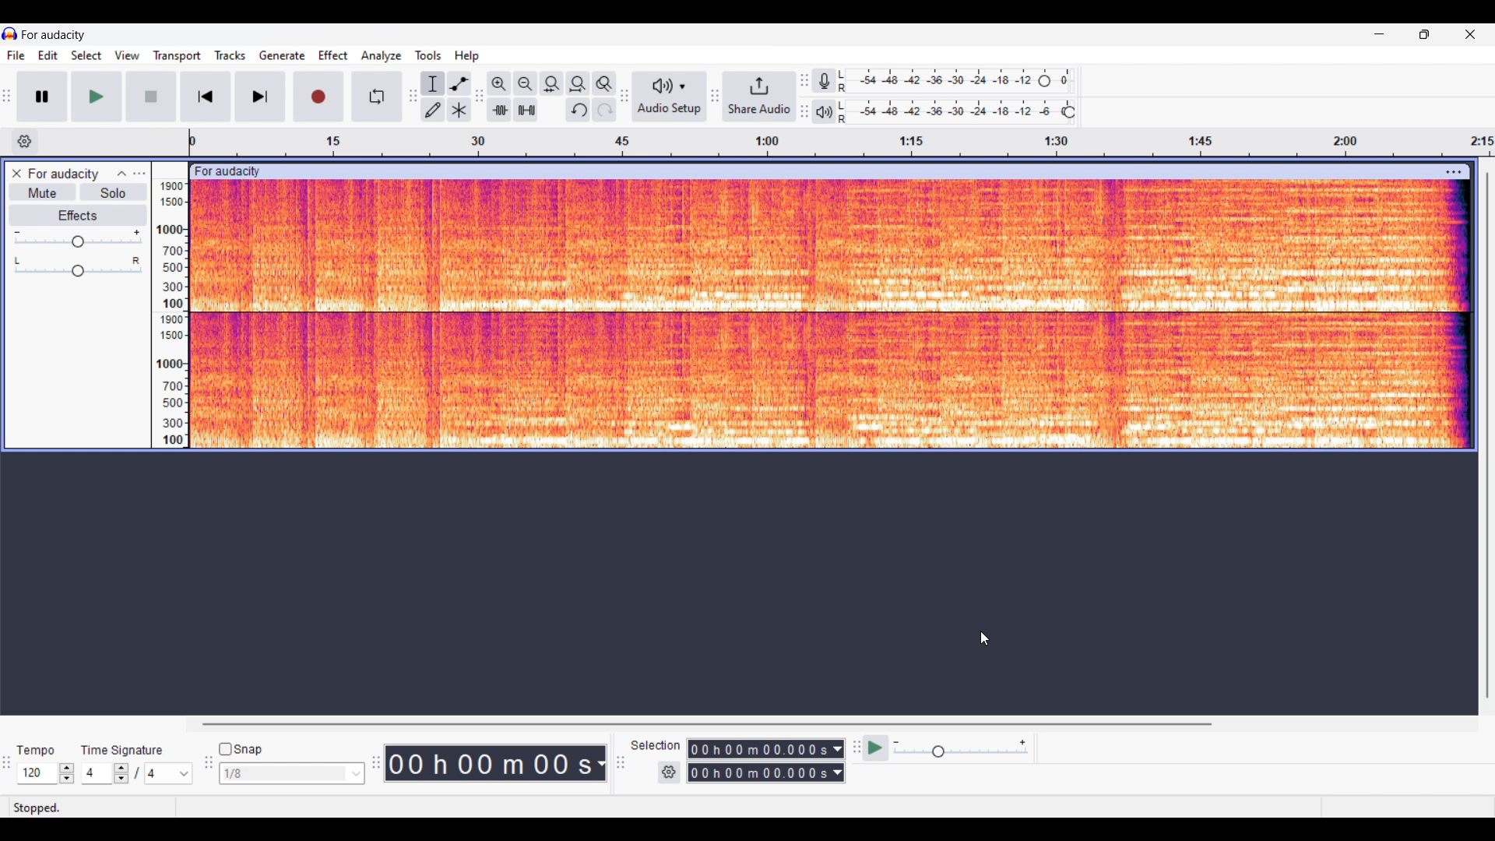 This screenshot has width=1495, height=841. Describe the element at coordinates (526, 84) in the screenshot. I see `Zoom out` at that location.